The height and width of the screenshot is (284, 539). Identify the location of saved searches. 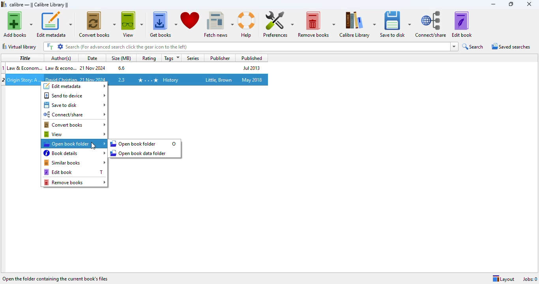
(510, 47).